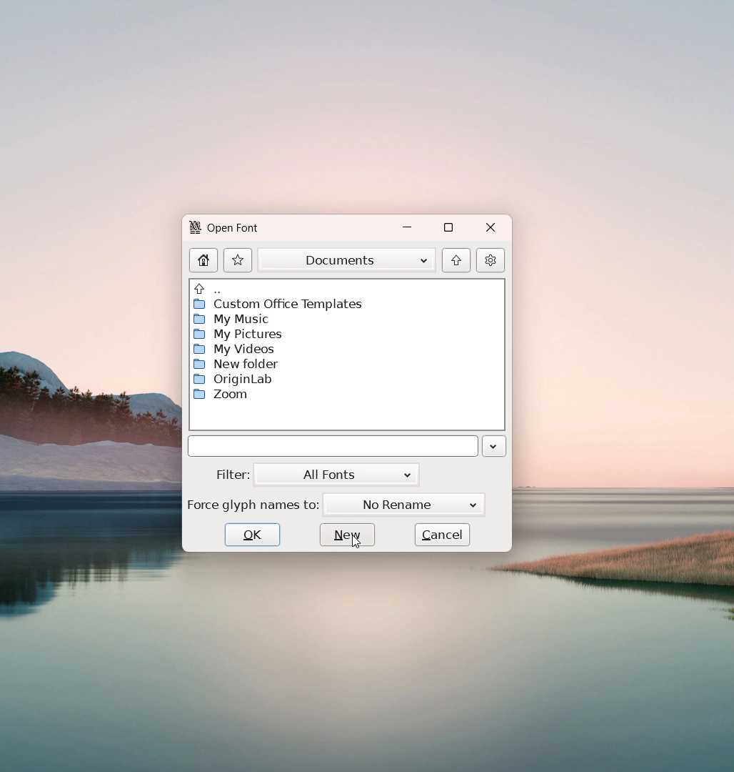 The width and height of the screenshot is (734, 772). Describe the element at coordinates (491, 259) in the screenshot. I see `settings` at that location.